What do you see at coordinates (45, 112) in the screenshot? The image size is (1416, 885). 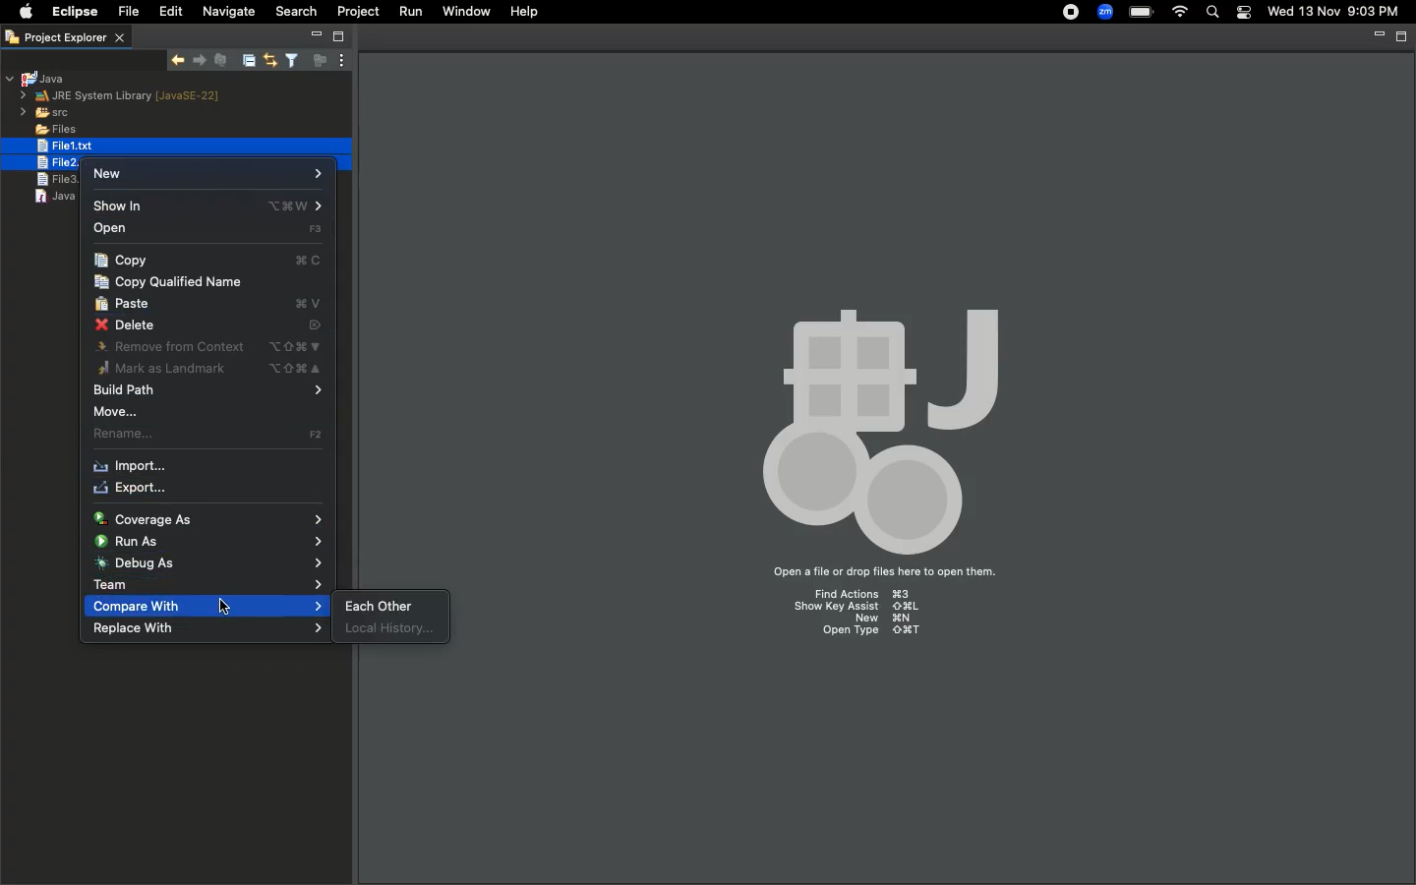 I see `src` at bounding box center [45, 112].